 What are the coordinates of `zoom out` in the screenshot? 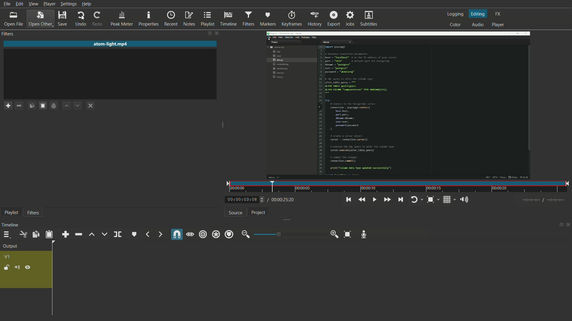 It's located at (245, 235).